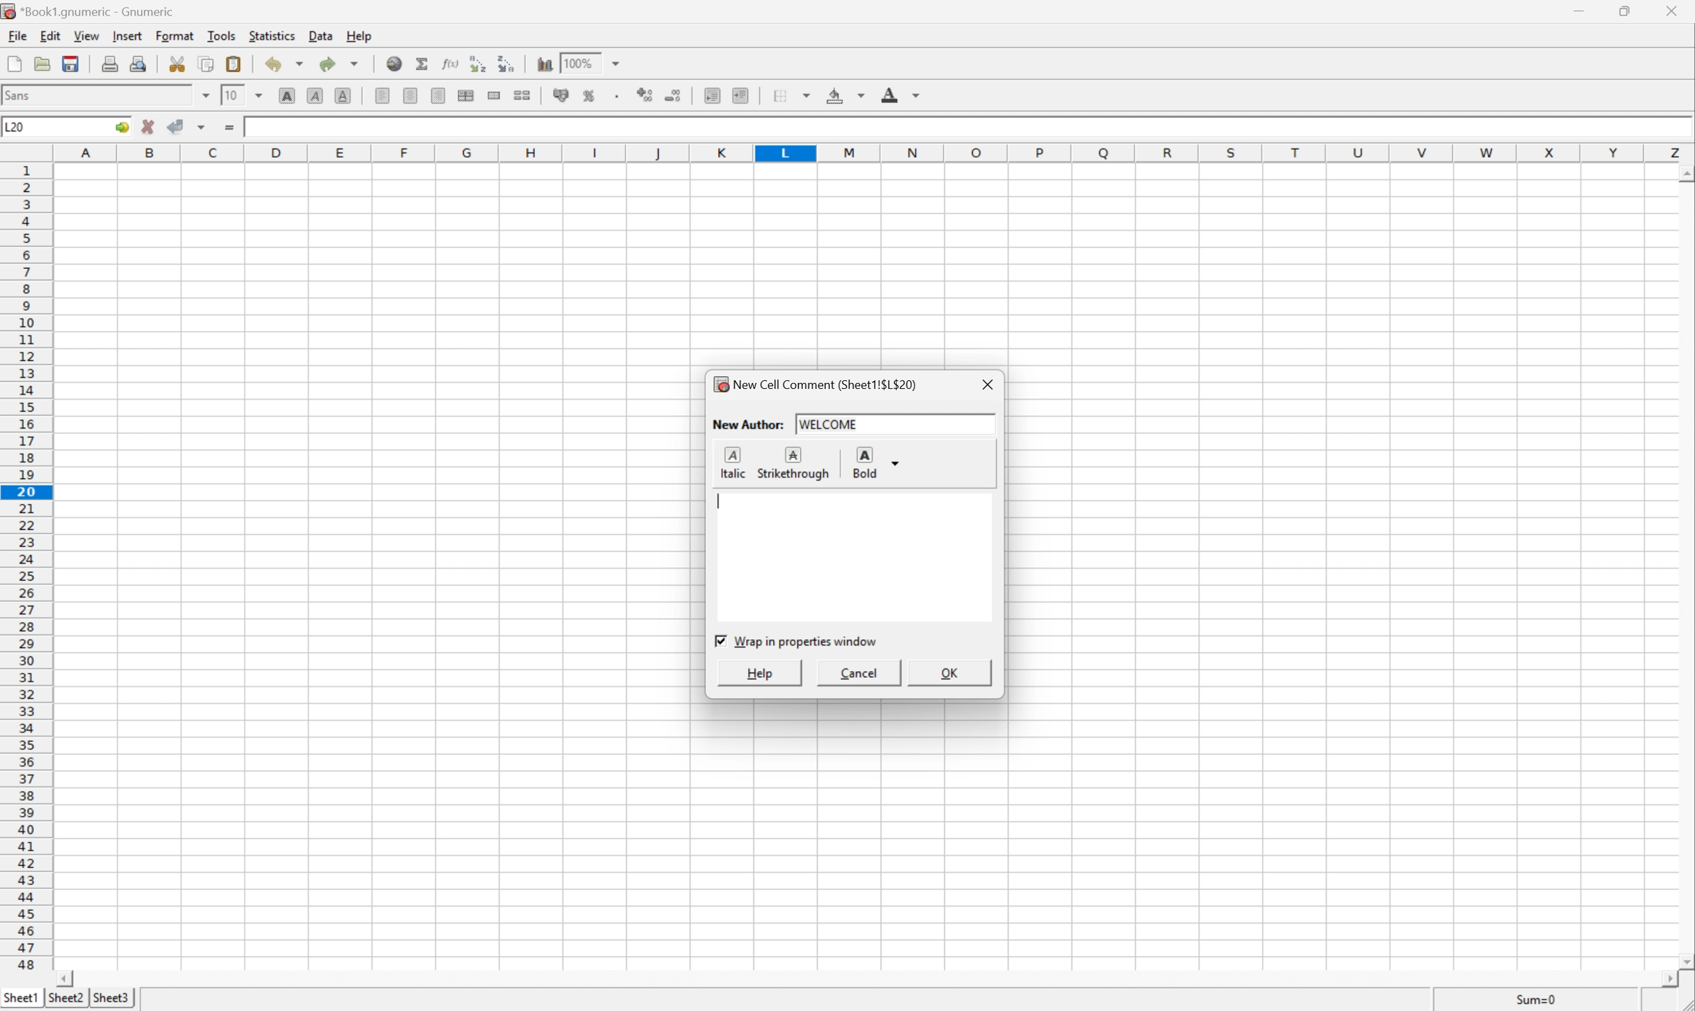 The height and width of the screenshot is (1011, 1695). What do you see at coordinates (130, 34) in the screenshot?
I see `Insert` at bounding box center [130, 34].